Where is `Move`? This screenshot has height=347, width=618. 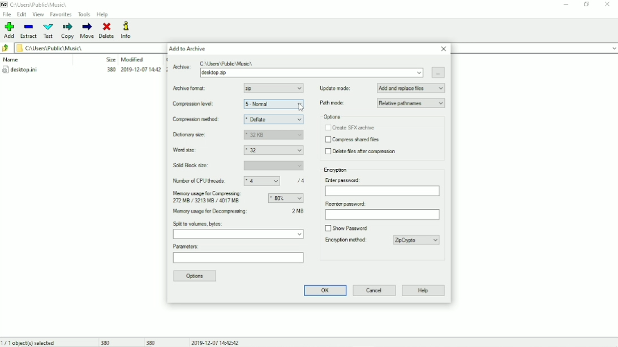 Move is located at coordinates (87, 31).